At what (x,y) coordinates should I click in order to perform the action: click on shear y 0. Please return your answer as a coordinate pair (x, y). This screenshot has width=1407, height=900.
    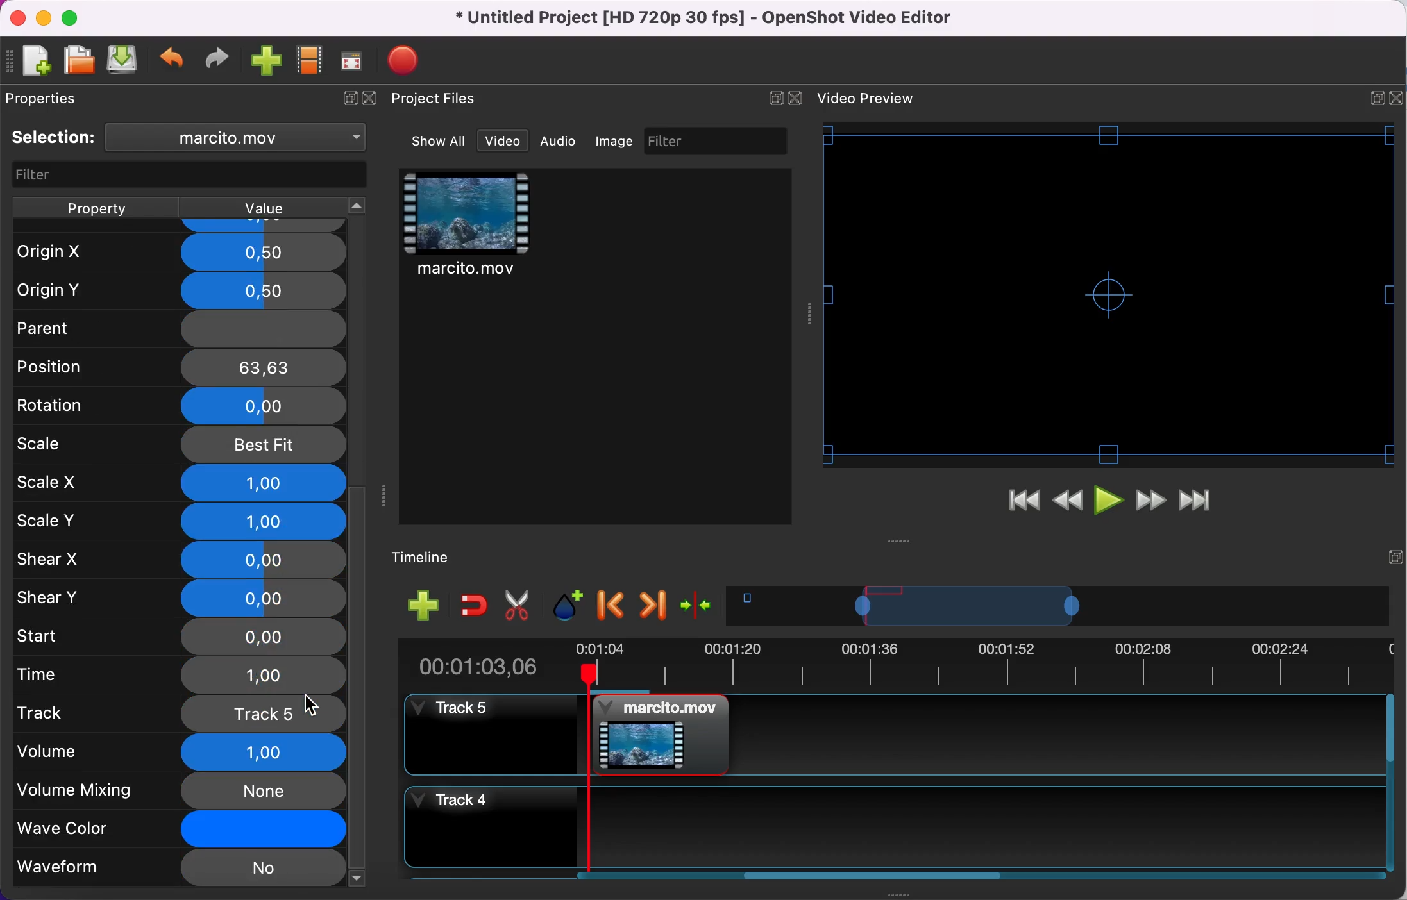
    Looking at the image, I should click on (181, 598).